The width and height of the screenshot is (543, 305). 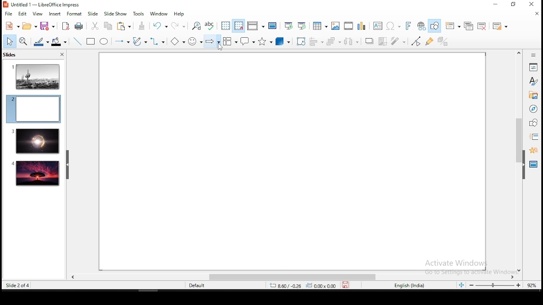 What do you see at coordinates (180, 14) in the screenshot?
I see `help` at bounding box center [180, 14].